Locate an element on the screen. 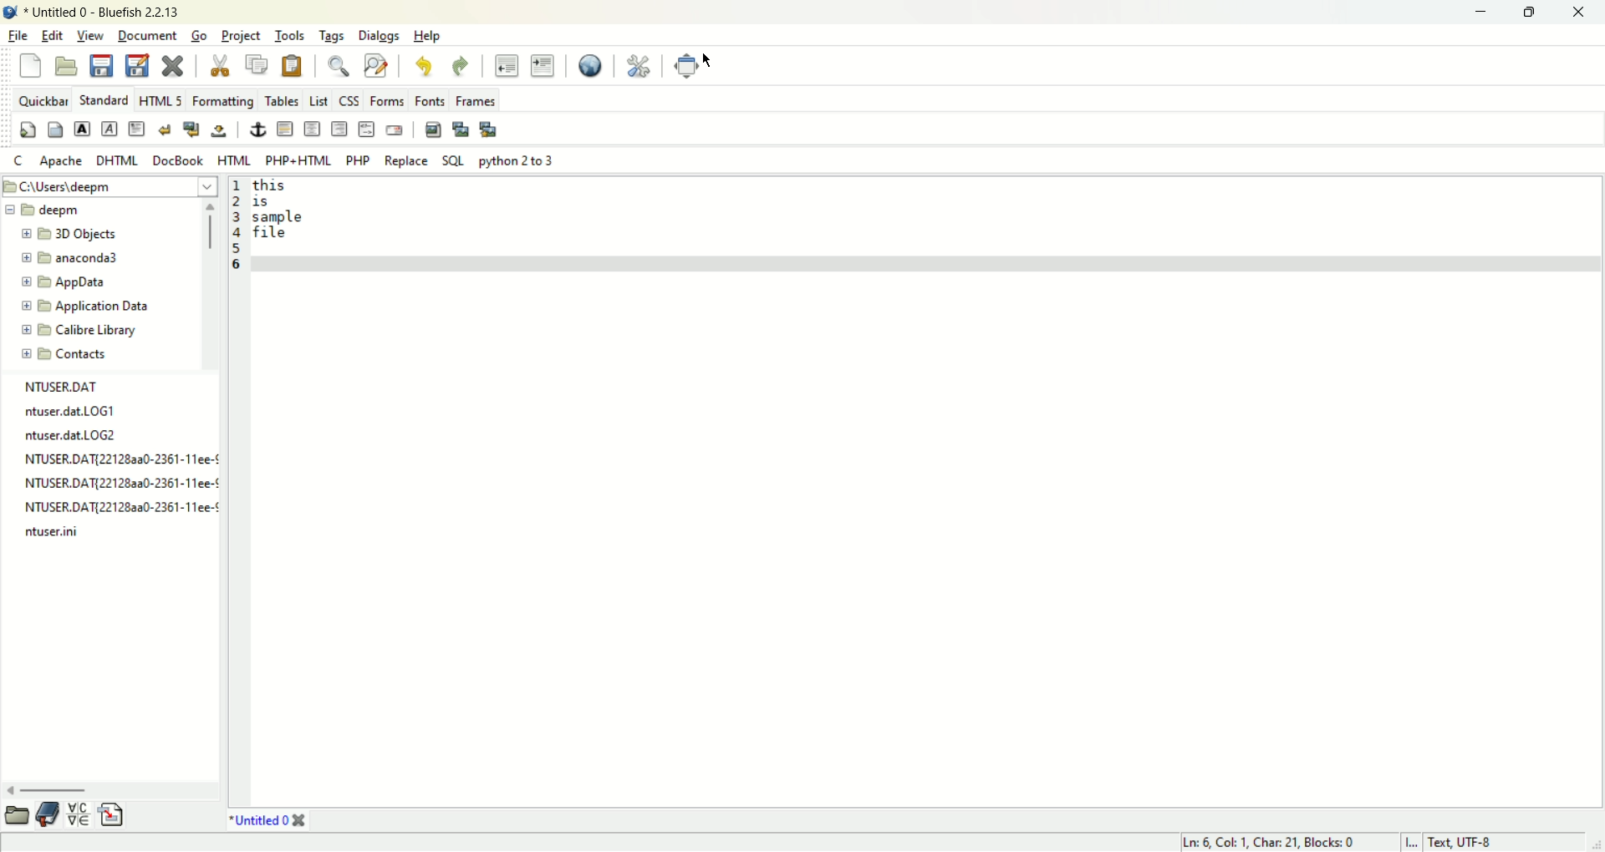 The width and height of the screenshot is (1605, 852). quick start is located at coordinates (28, 129).